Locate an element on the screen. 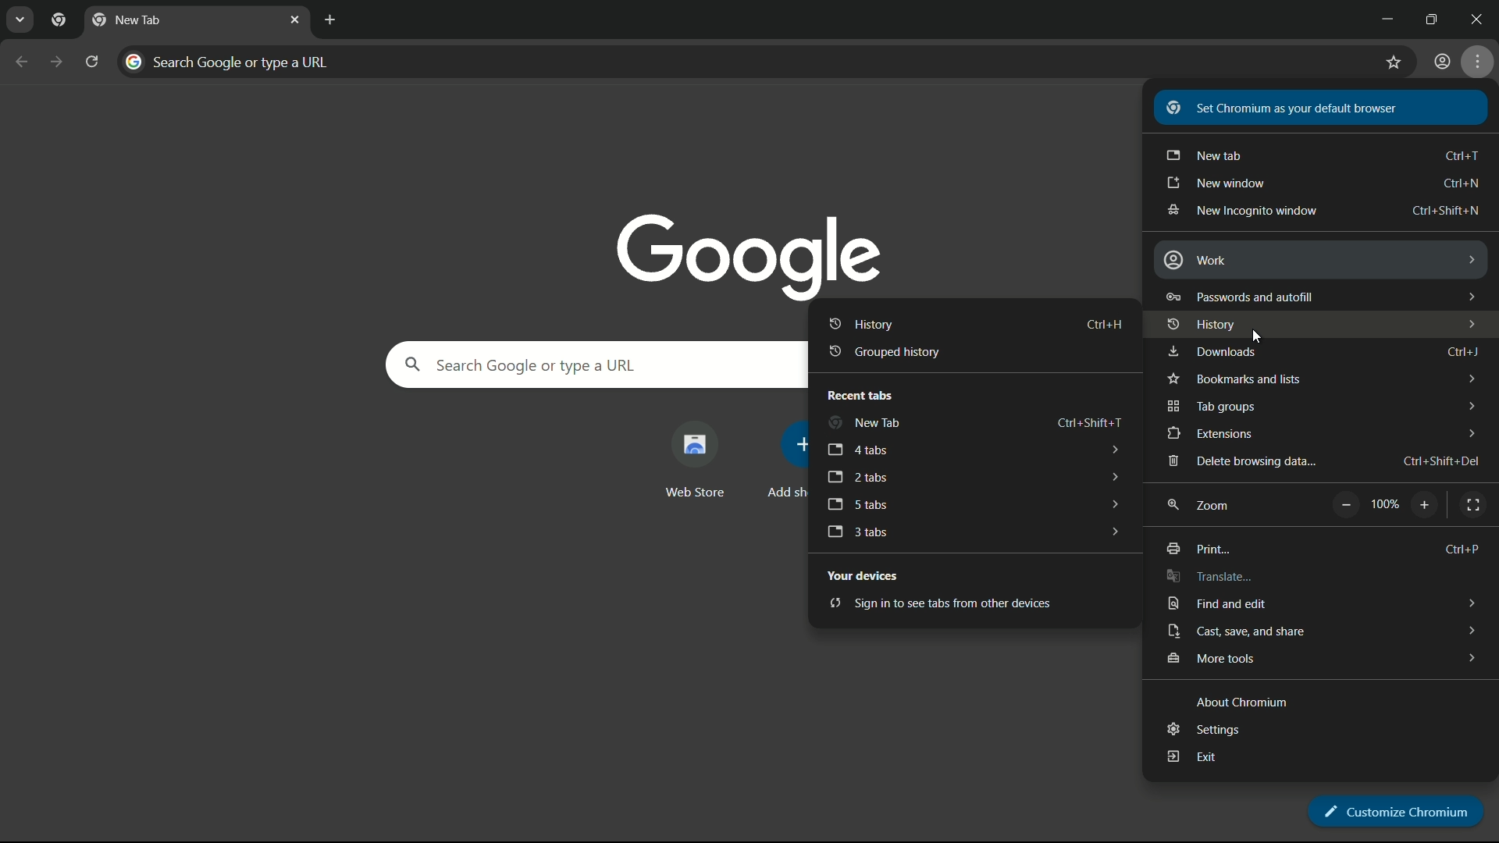 This screenshot has width=1499, height=843. print is located at coordinates (1196, 551).